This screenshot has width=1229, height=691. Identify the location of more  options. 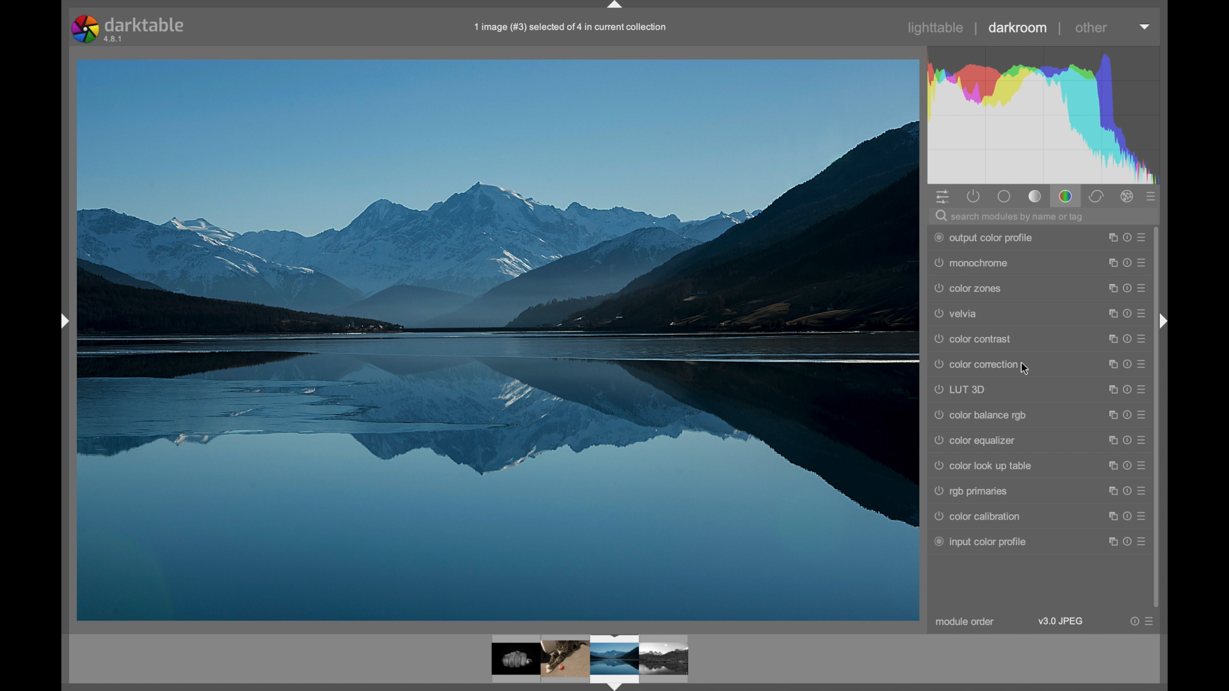
(1127, 415).